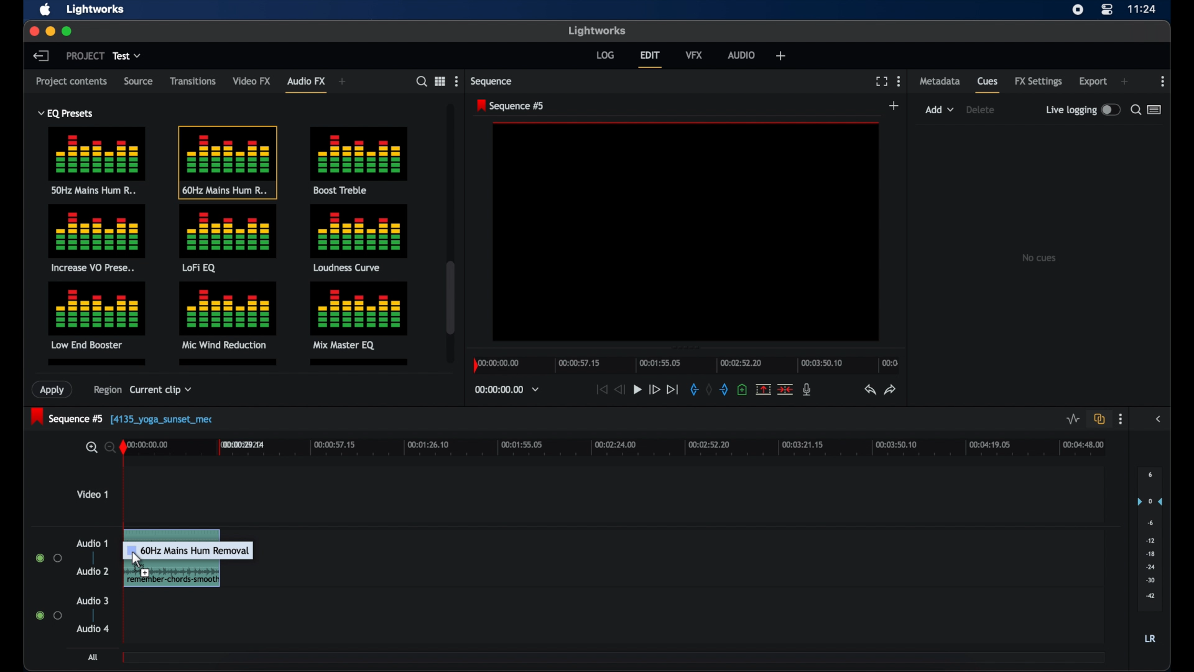 Image resolution: width=1194 pixels, height=672 pixels. Describe the element at coordinates (596, 30) in the screenshot. I see `lightworks` at that location.